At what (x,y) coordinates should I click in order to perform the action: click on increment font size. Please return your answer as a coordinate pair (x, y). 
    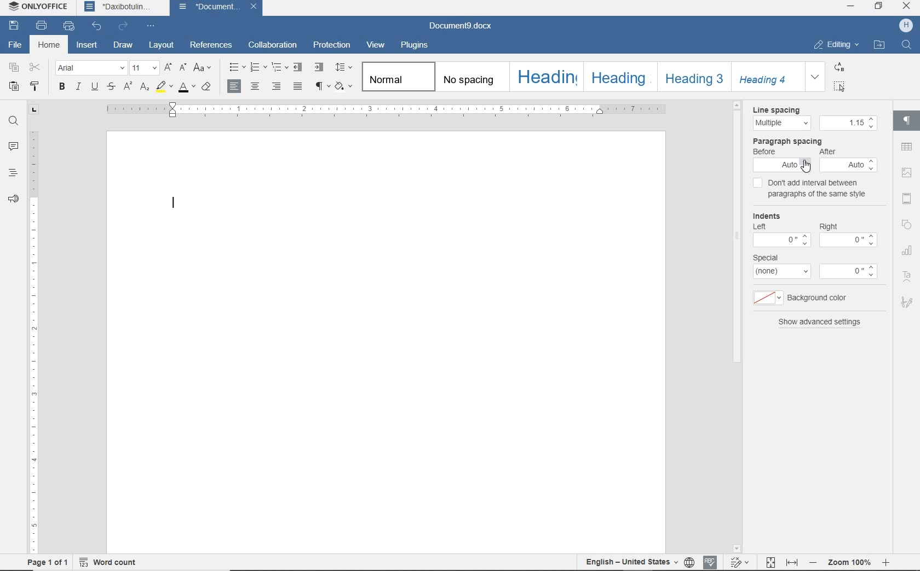
    Looking at the image, I should click on (168, 68).